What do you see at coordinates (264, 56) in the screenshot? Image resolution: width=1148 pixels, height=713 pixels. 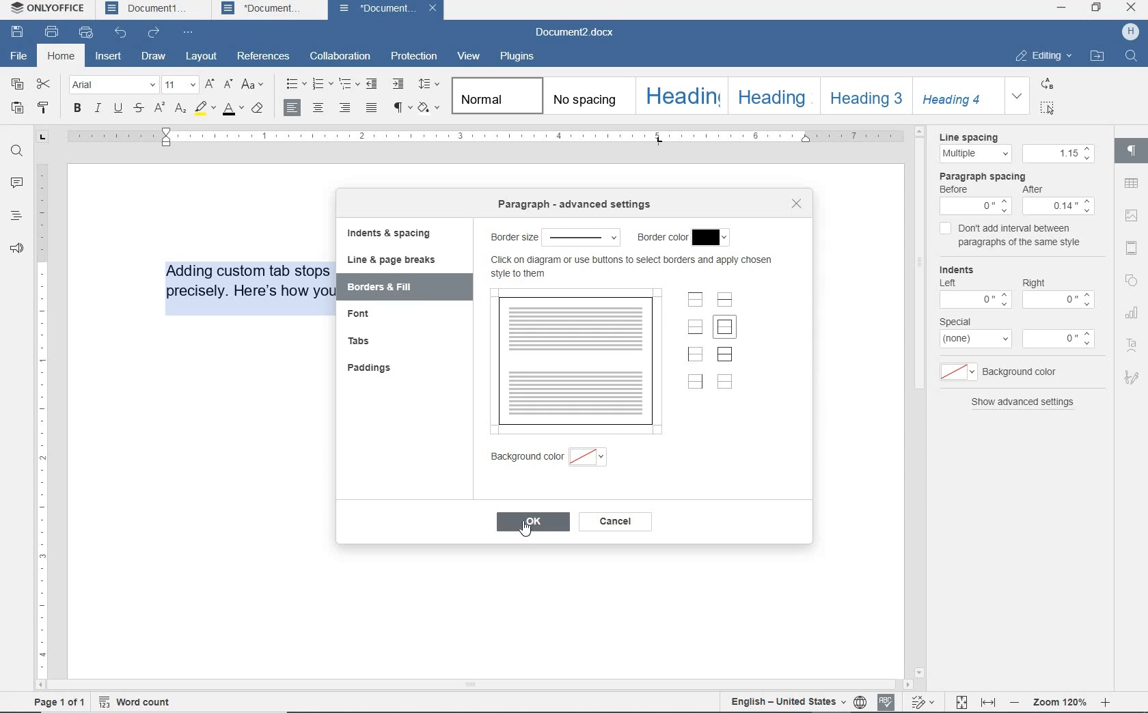 I see `references` at bounding box center [264, 56].